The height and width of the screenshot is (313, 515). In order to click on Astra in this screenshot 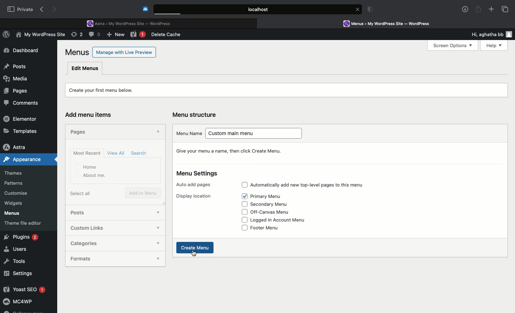, I will do `click(21, 147)`.